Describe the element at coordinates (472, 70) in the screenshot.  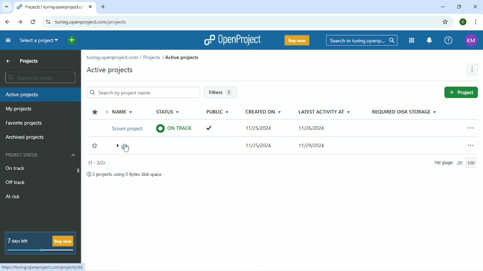
I see `More` at that location.